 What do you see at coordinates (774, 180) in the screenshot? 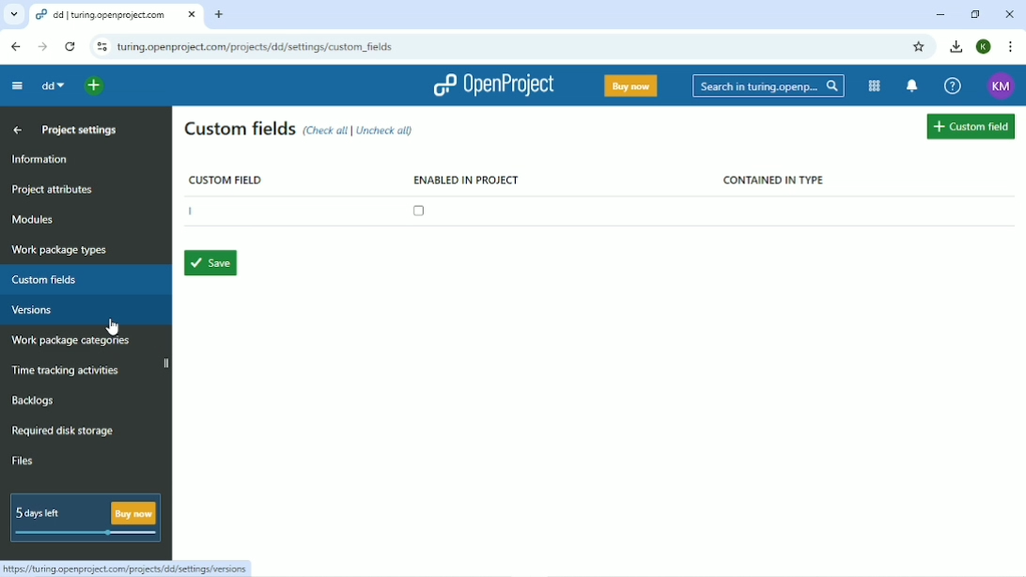
I see `Contained in type` at bounding box center [774, 180].